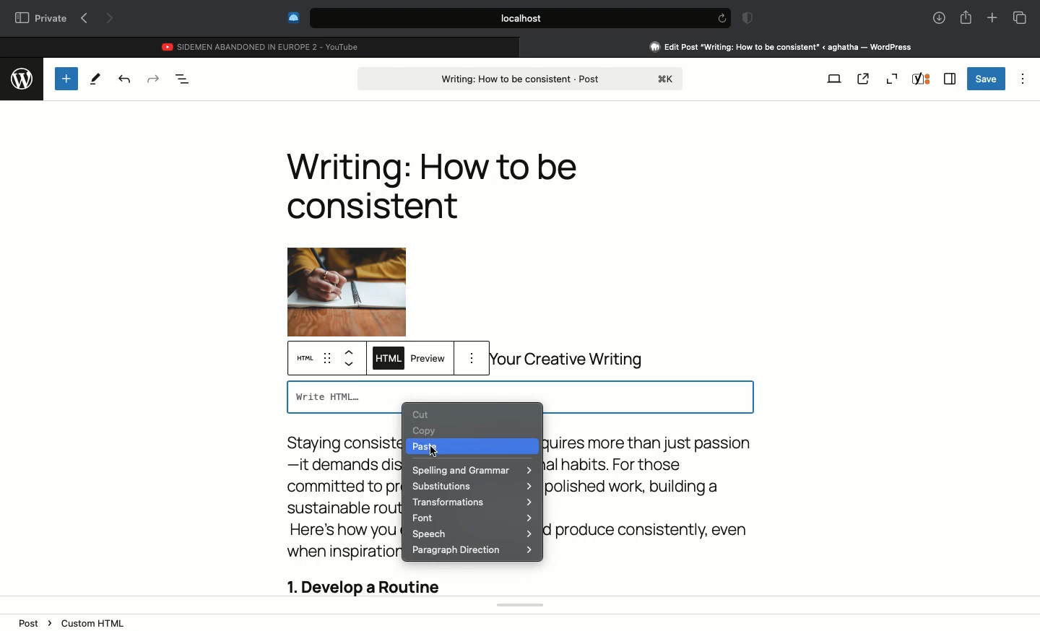 The height and width of the screenshot is (631, 1040). Describe the element at coordinates (429, 448) in the screenshot. I see `Paste` at that location.